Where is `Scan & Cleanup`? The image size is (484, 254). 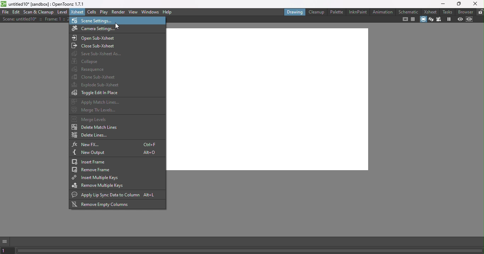
Scan & Cleanup is located at coordinates (40, 12).